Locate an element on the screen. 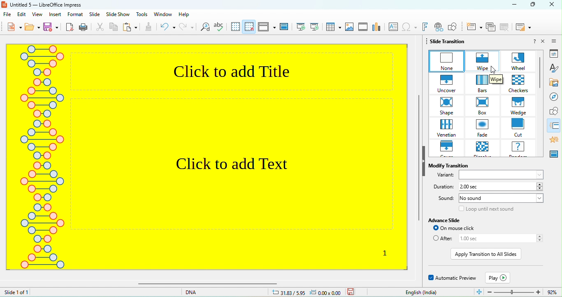  display grid is located at coordinates (235, 27).